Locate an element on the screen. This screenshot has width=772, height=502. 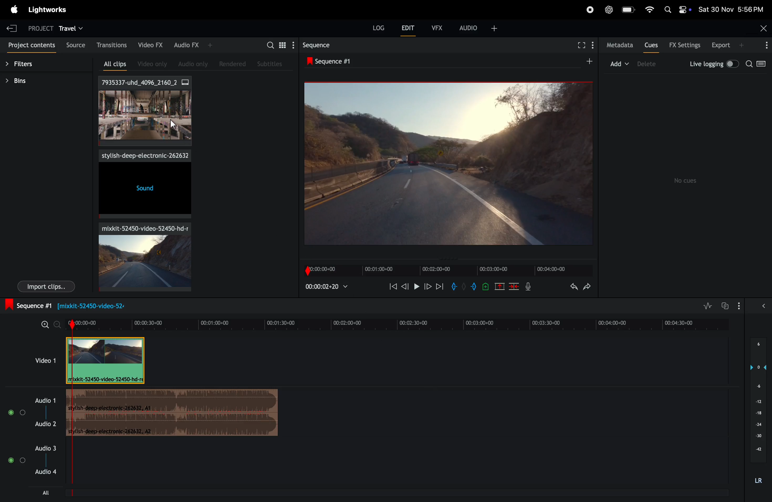
video clip is located at coordinates (106, 361).